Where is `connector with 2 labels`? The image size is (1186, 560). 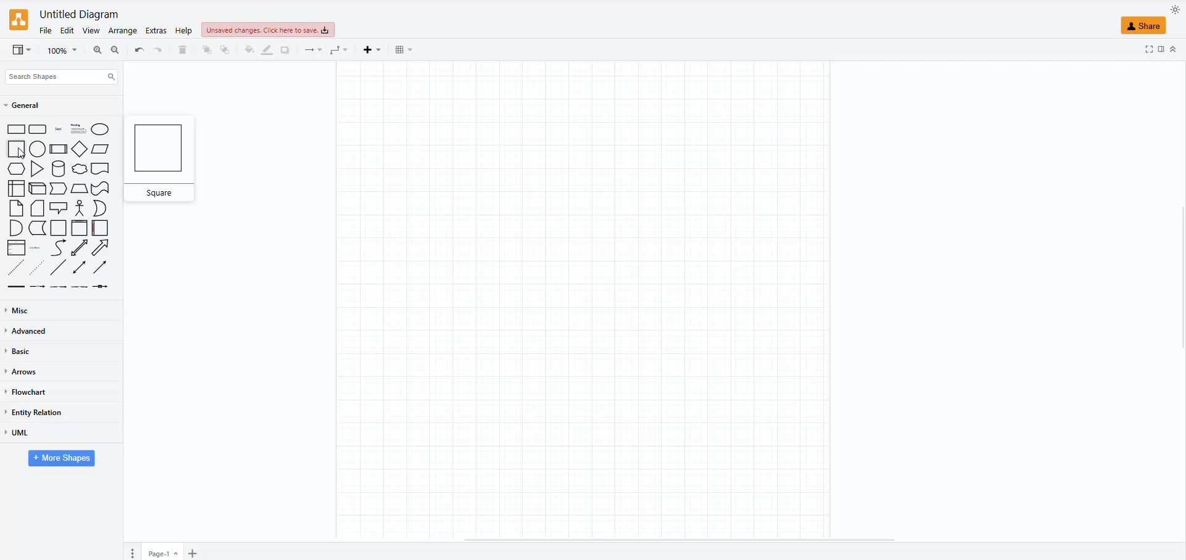
connector with 2 labels is located at coordinates (59, 289).